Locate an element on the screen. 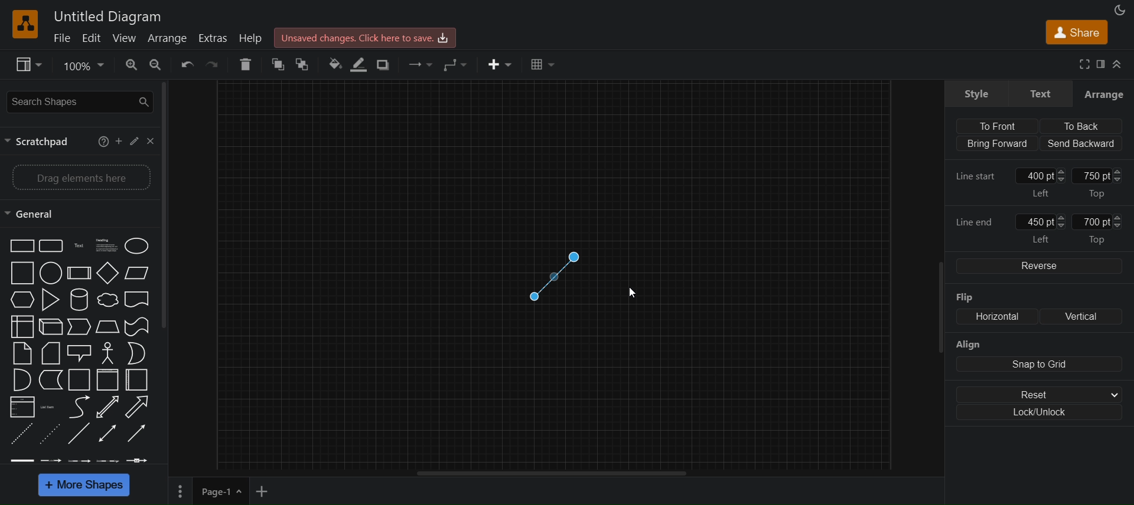 Image resolution: width=1134 pixels, height=505 pixels. insert page is located at coordinates (264, 492).